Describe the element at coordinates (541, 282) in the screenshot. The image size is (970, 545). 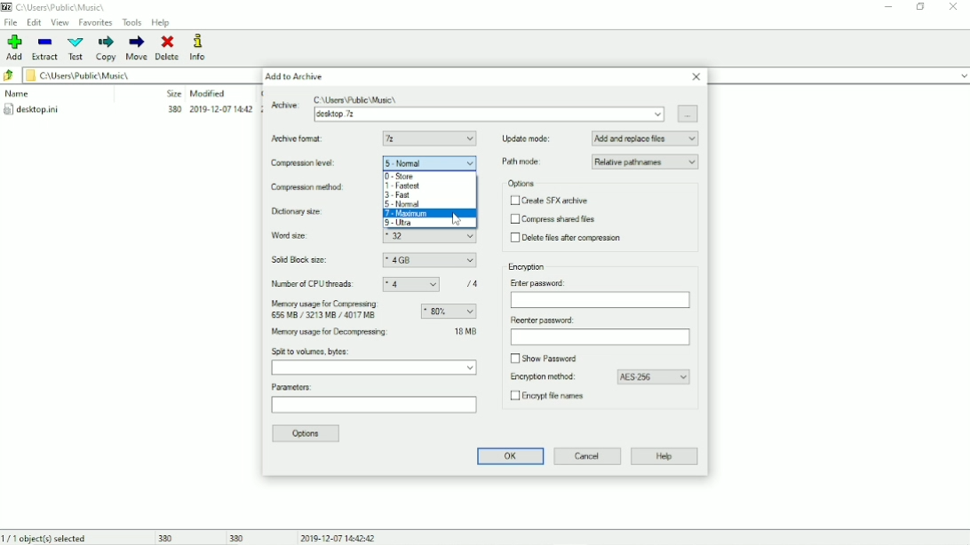
I see `Enter password` at that location.